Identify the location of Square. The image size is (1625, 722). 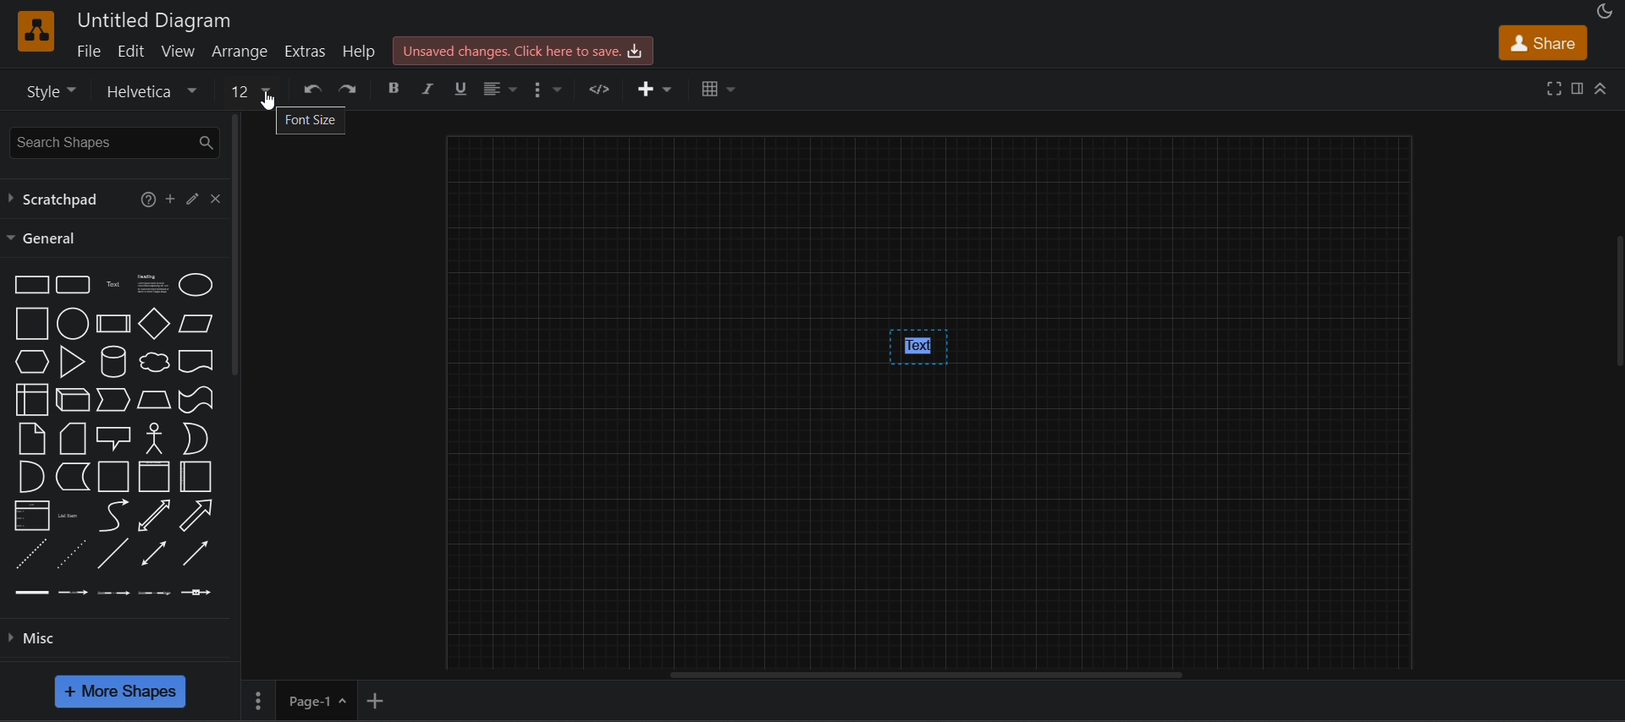
(32, 323).